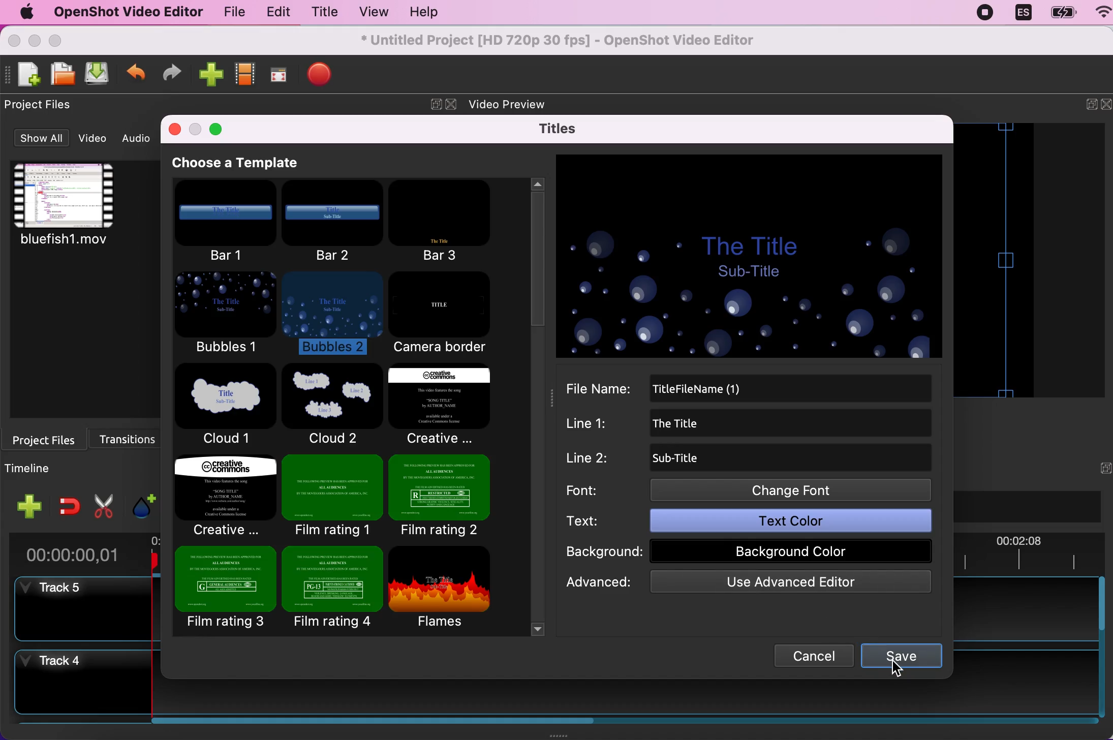 This screenshot has width=1113, height=740. Describe the element at coordinates (331, 495) in the screenshot. I see `film rating 1` at that location.